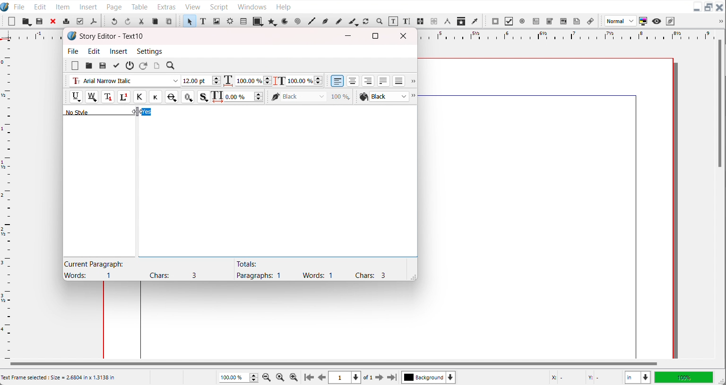  I want to click on Zoom to 100%, so click(281, 377).